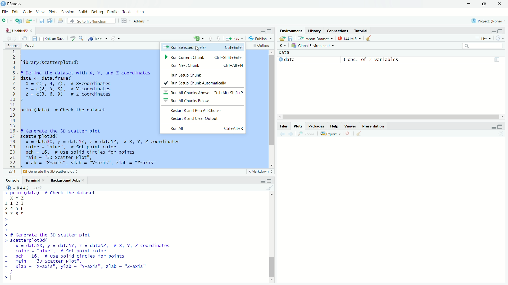  Describe the element at coordinates (10, 180) in the screenshot. I see `console` at that location.